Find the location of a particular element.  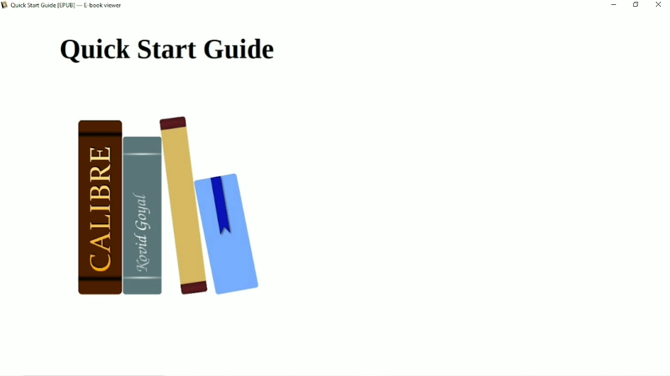

Book name is located at coordinates (68, 6).